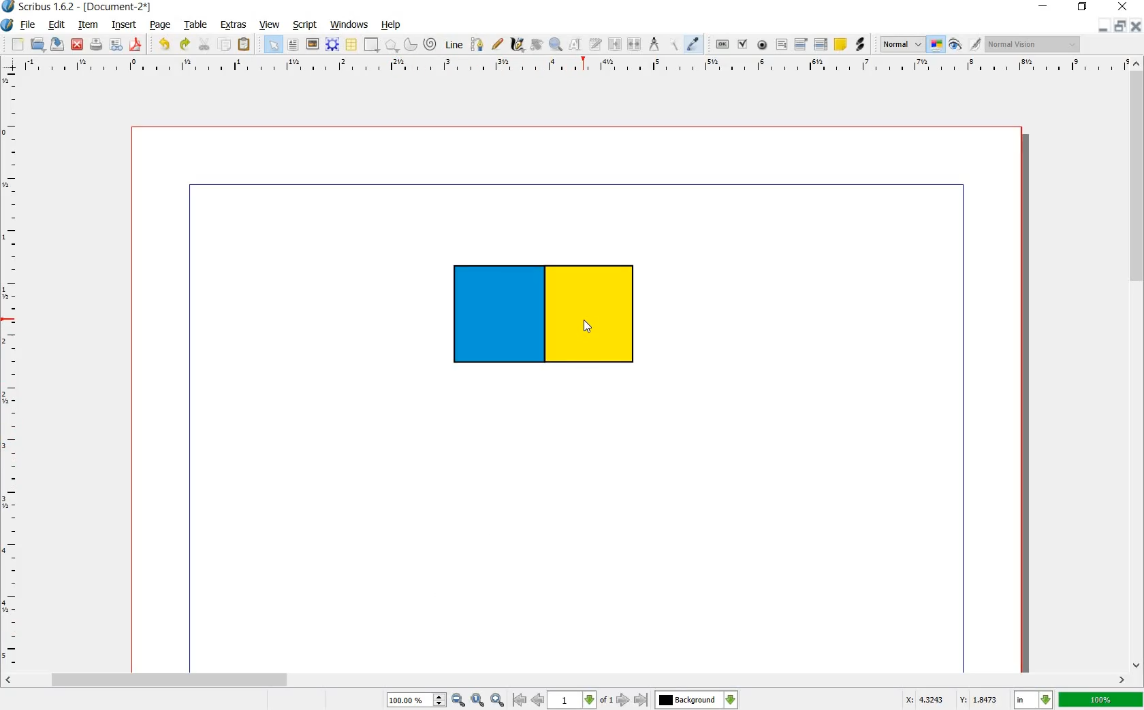  I want to click on eye drop, so click(694, 44).